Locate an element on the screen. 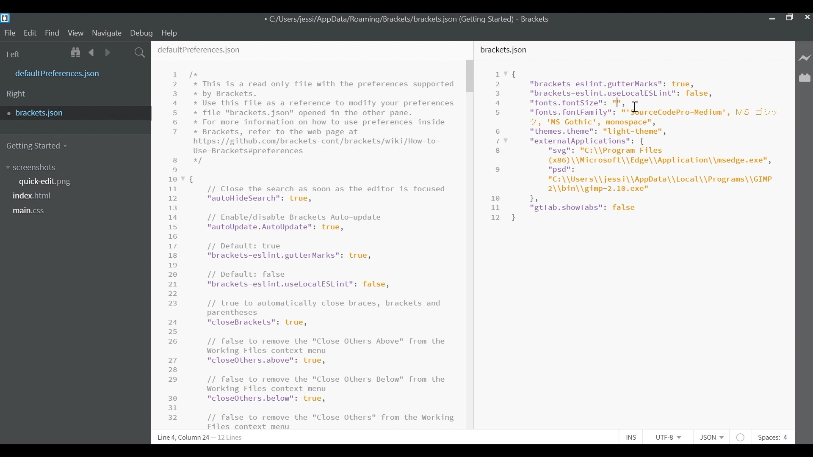  Maximize is located at coordinates (789, 19).